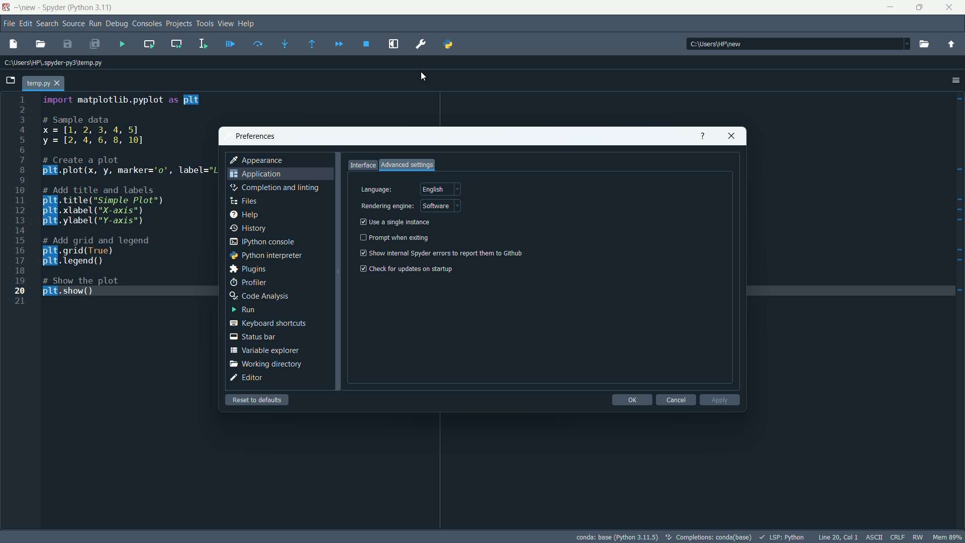  What do you see at coordinates (47, 23) in the screenshot?
I see `search` at bounding box center [47, 23].